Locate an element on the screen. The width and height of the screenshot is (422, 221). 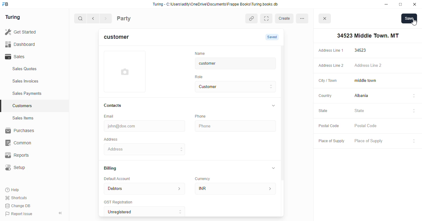
Save is located at coordinates (409, 18).